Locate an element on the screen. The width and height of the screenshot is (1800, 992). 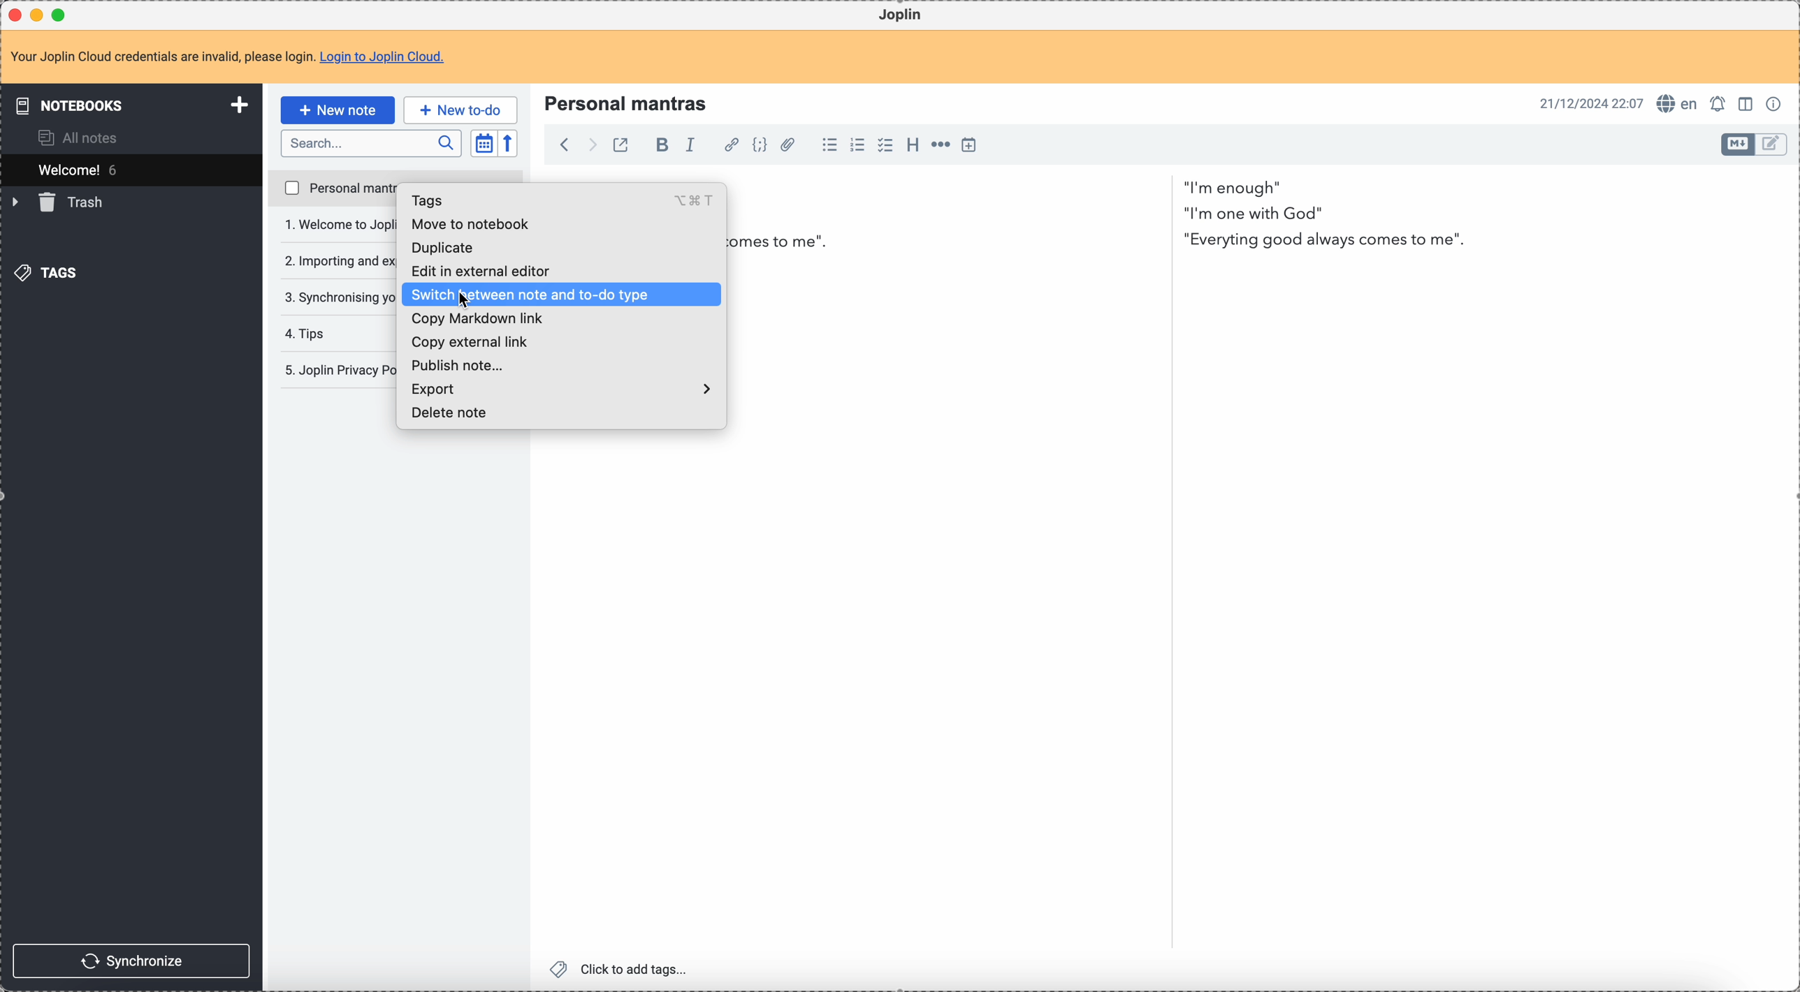
close program is located at coordinates (13, 16).